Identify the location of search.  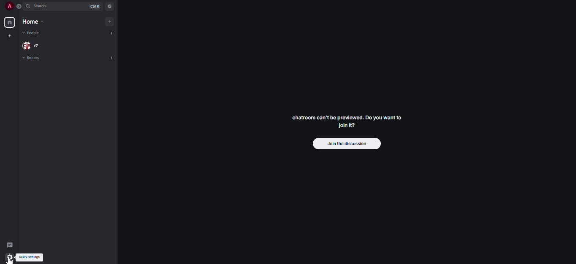
(41, 5).